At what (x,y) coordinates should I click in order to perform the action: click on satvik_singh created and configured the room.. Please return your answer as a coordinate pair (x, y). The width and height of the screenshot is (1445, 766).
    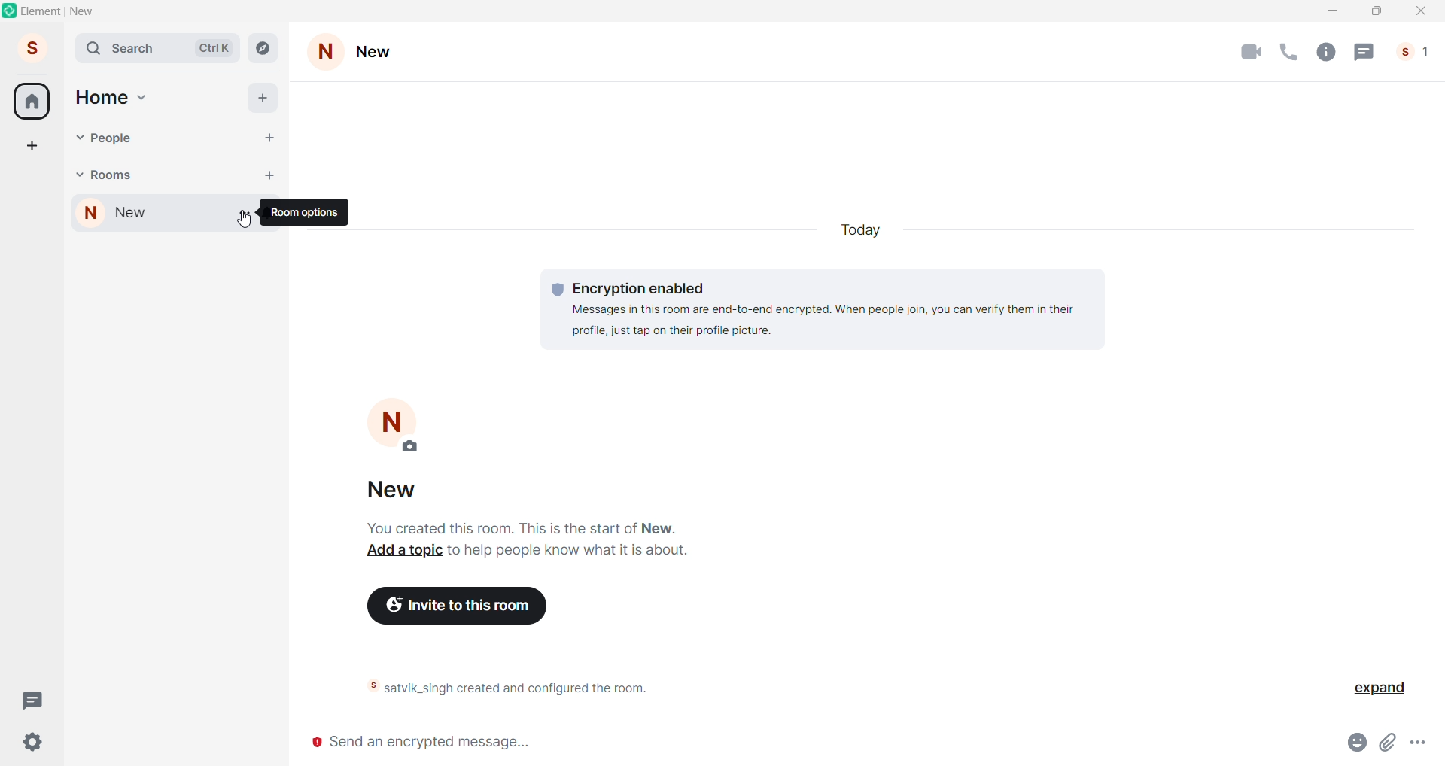
    Looking at the image, I should click on (534, 688).